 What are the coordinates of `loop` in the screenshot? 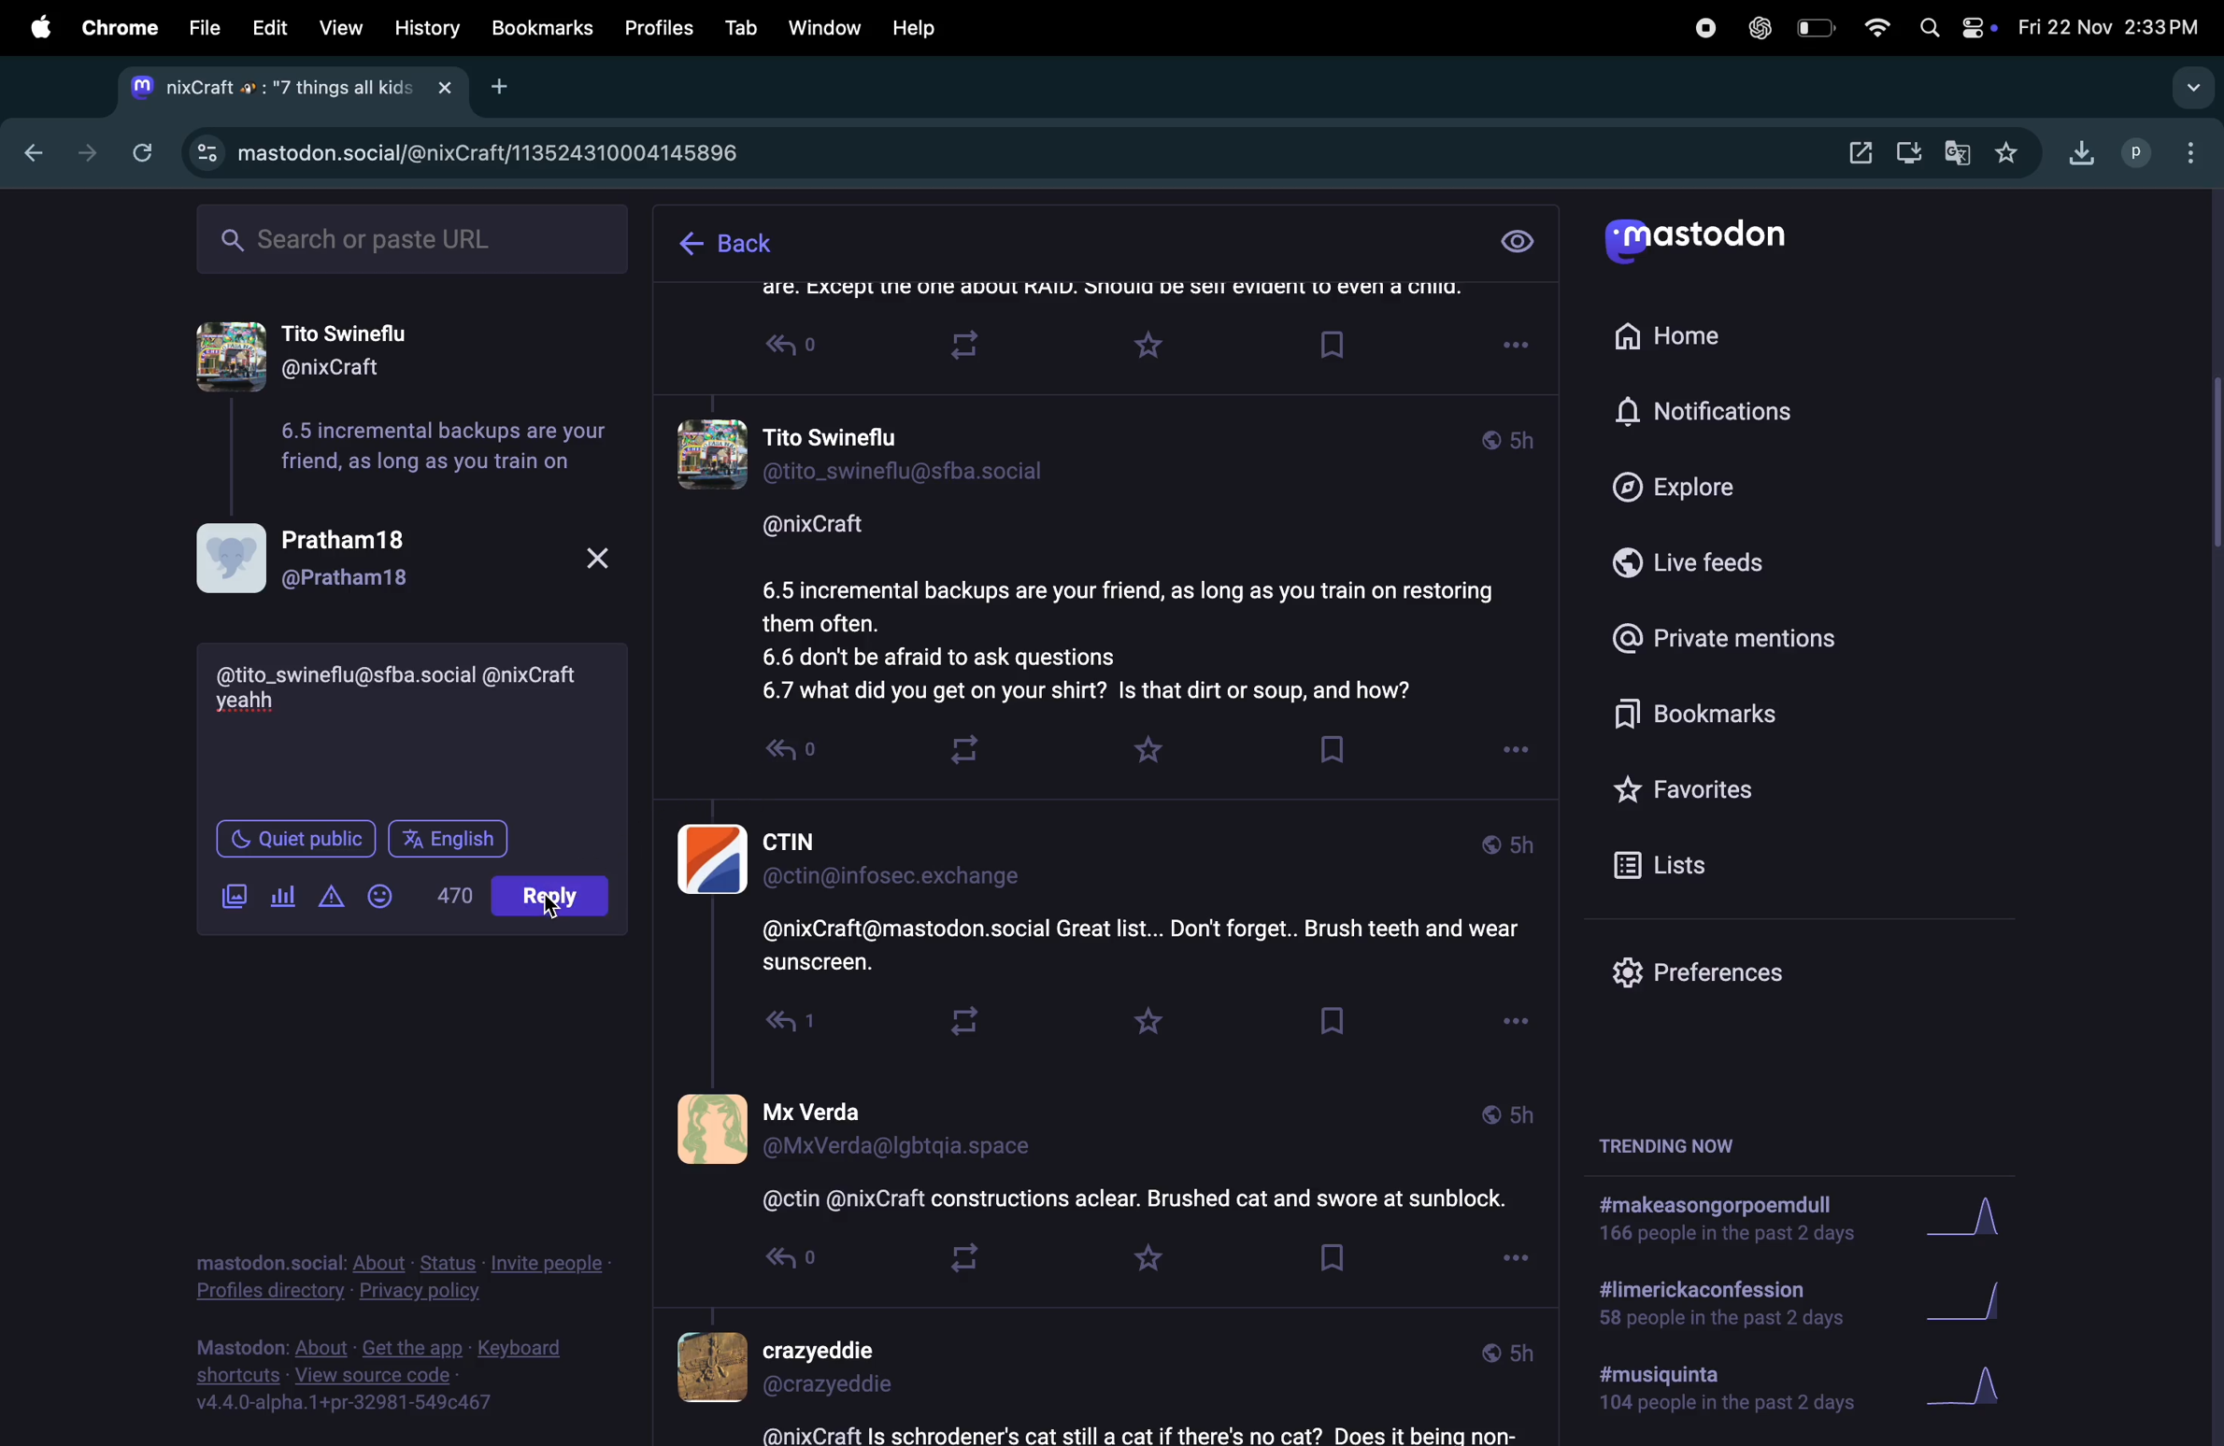 It's located at (962, 744).